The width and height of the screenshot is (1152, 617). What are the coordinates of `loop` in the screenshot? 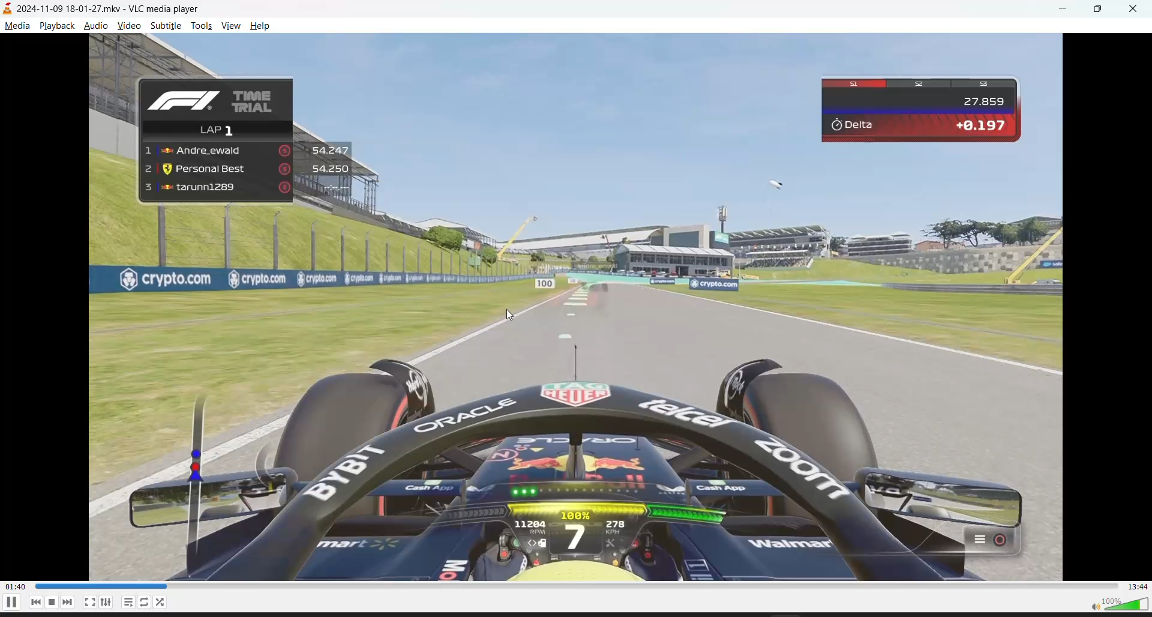 It's located at (144, 602).